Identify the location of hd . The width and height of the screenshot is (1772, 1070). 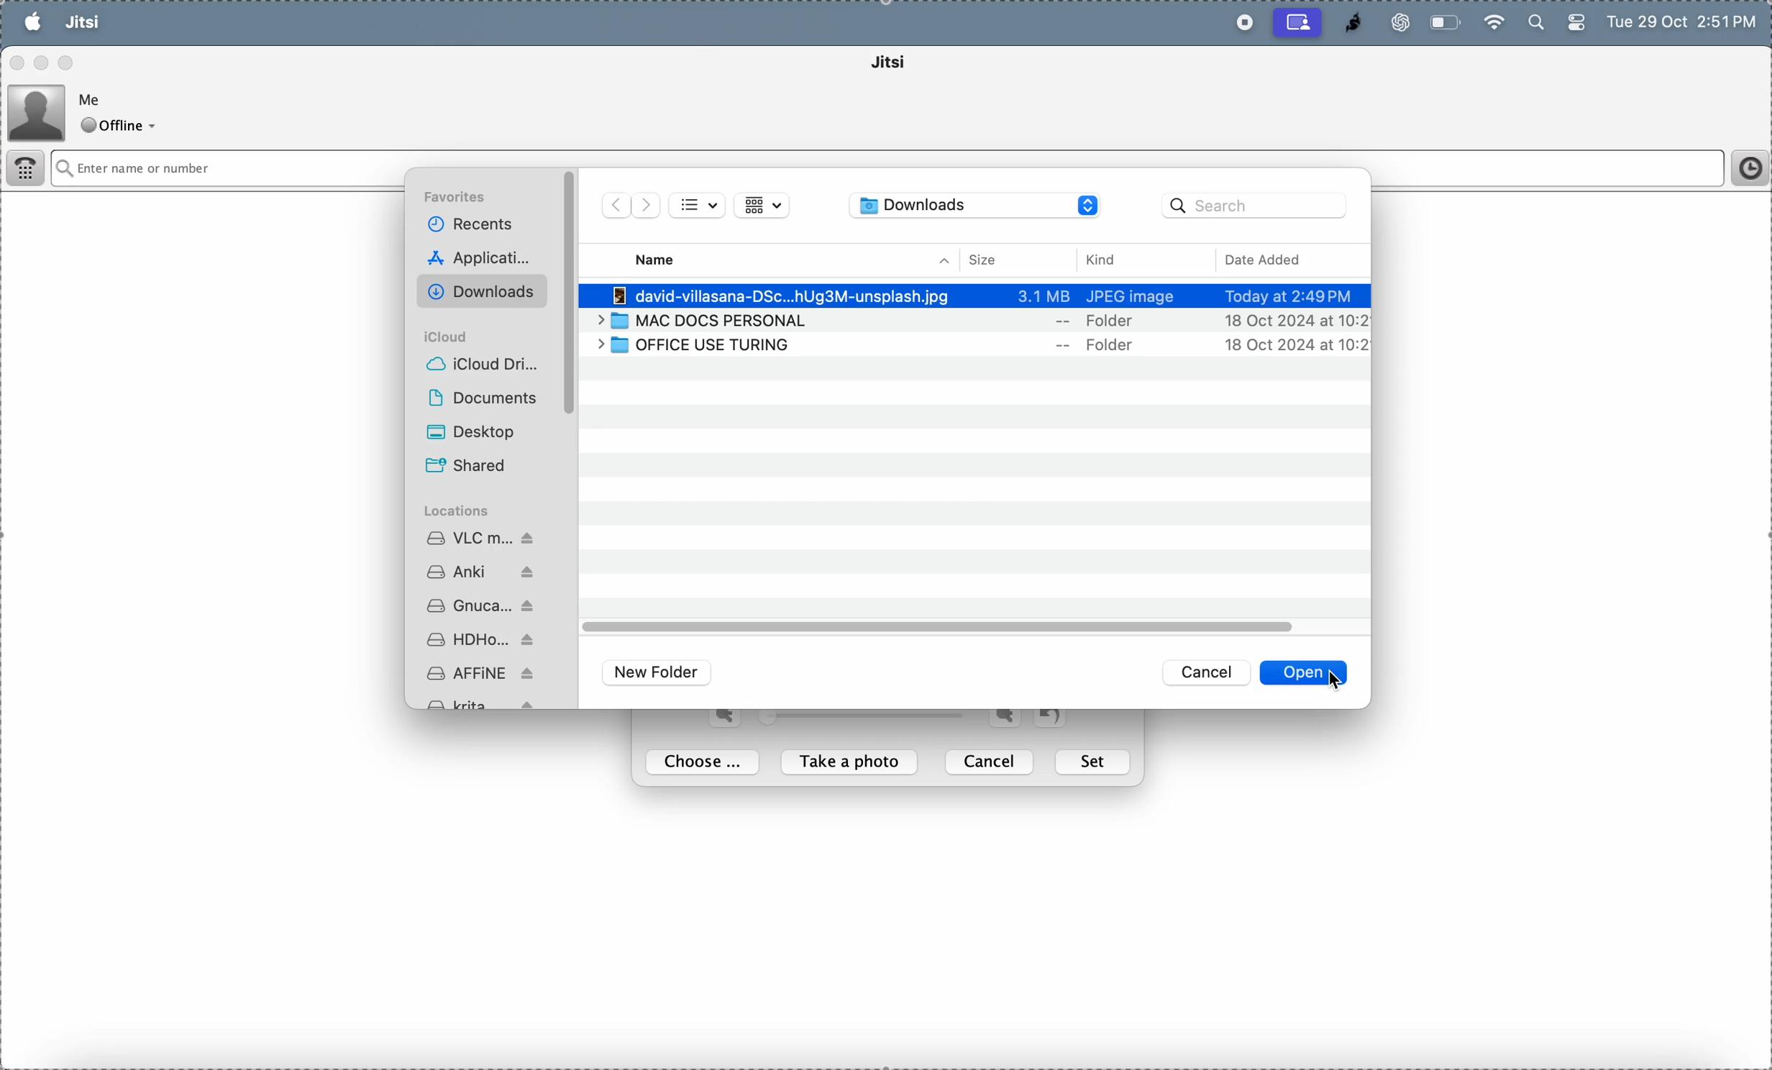
(483, 641).